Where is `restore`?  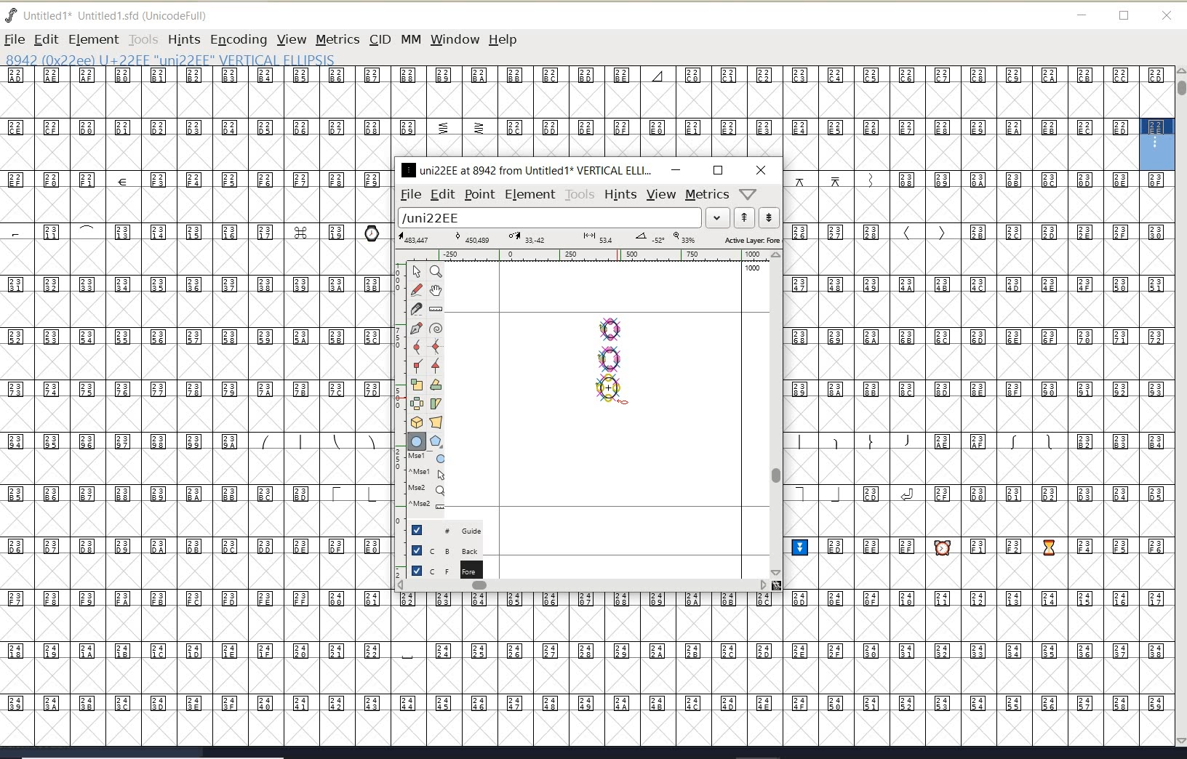 restore is located at coordinates (718, 170).